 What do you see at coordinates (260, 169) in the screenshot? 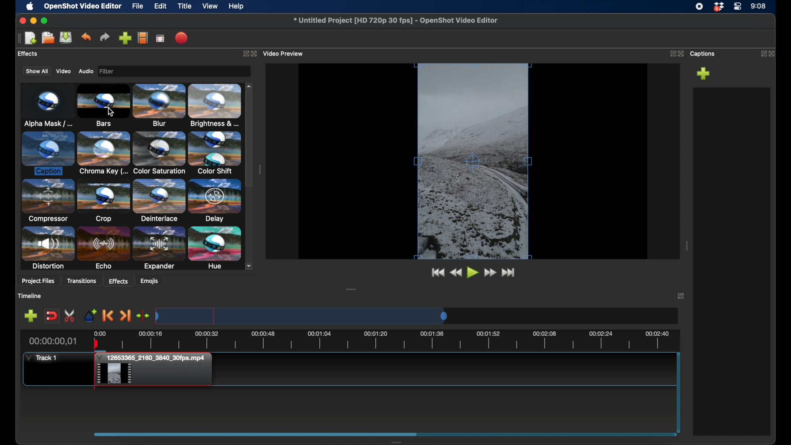
I see `drag handle` at bounding box center [260, 169].